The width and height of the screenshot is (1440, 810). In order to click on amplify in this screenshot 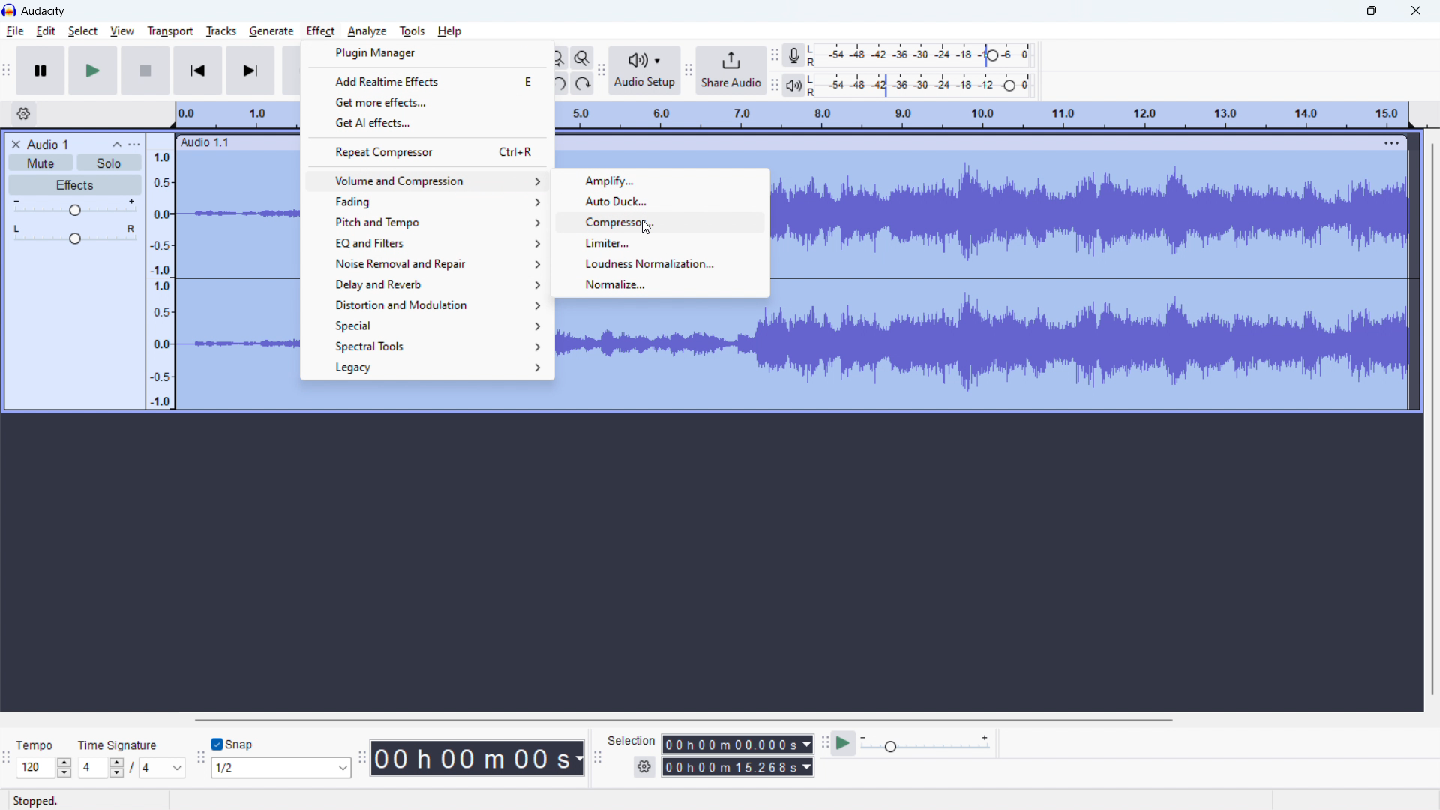, I will do `click(661, 181)`.